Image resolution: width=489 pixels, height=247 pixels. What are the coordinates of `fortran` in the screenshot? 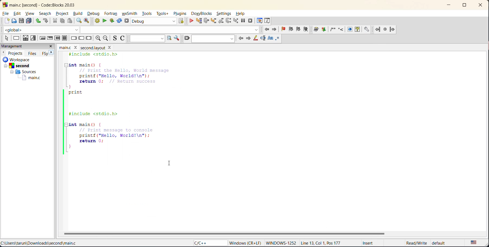 It's located at (112, 14).